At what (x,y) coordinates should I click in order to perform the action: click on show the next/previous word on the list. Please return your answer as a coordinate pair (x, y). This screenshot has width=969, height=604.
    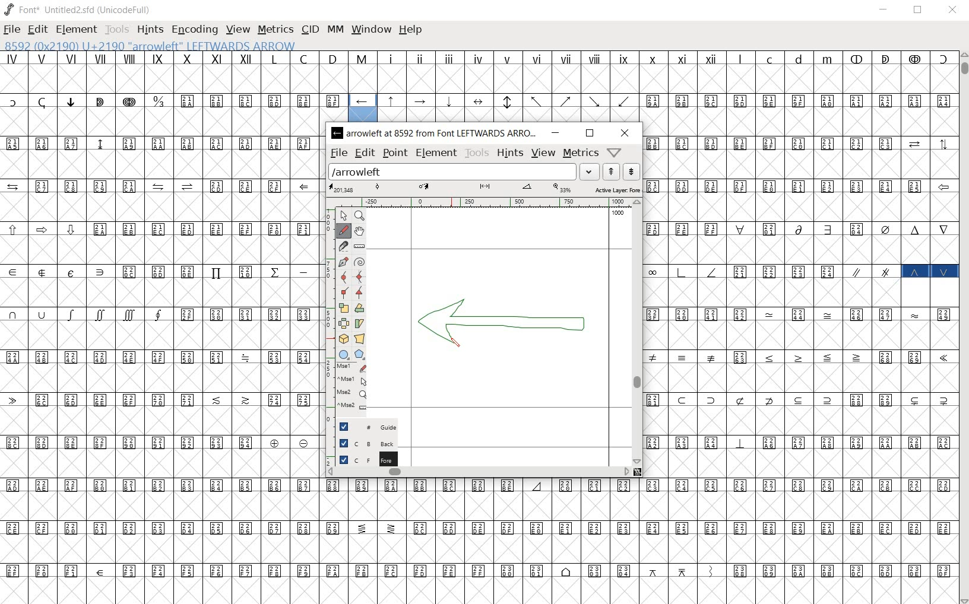
    Looking at the image, I should click on (620, 171).